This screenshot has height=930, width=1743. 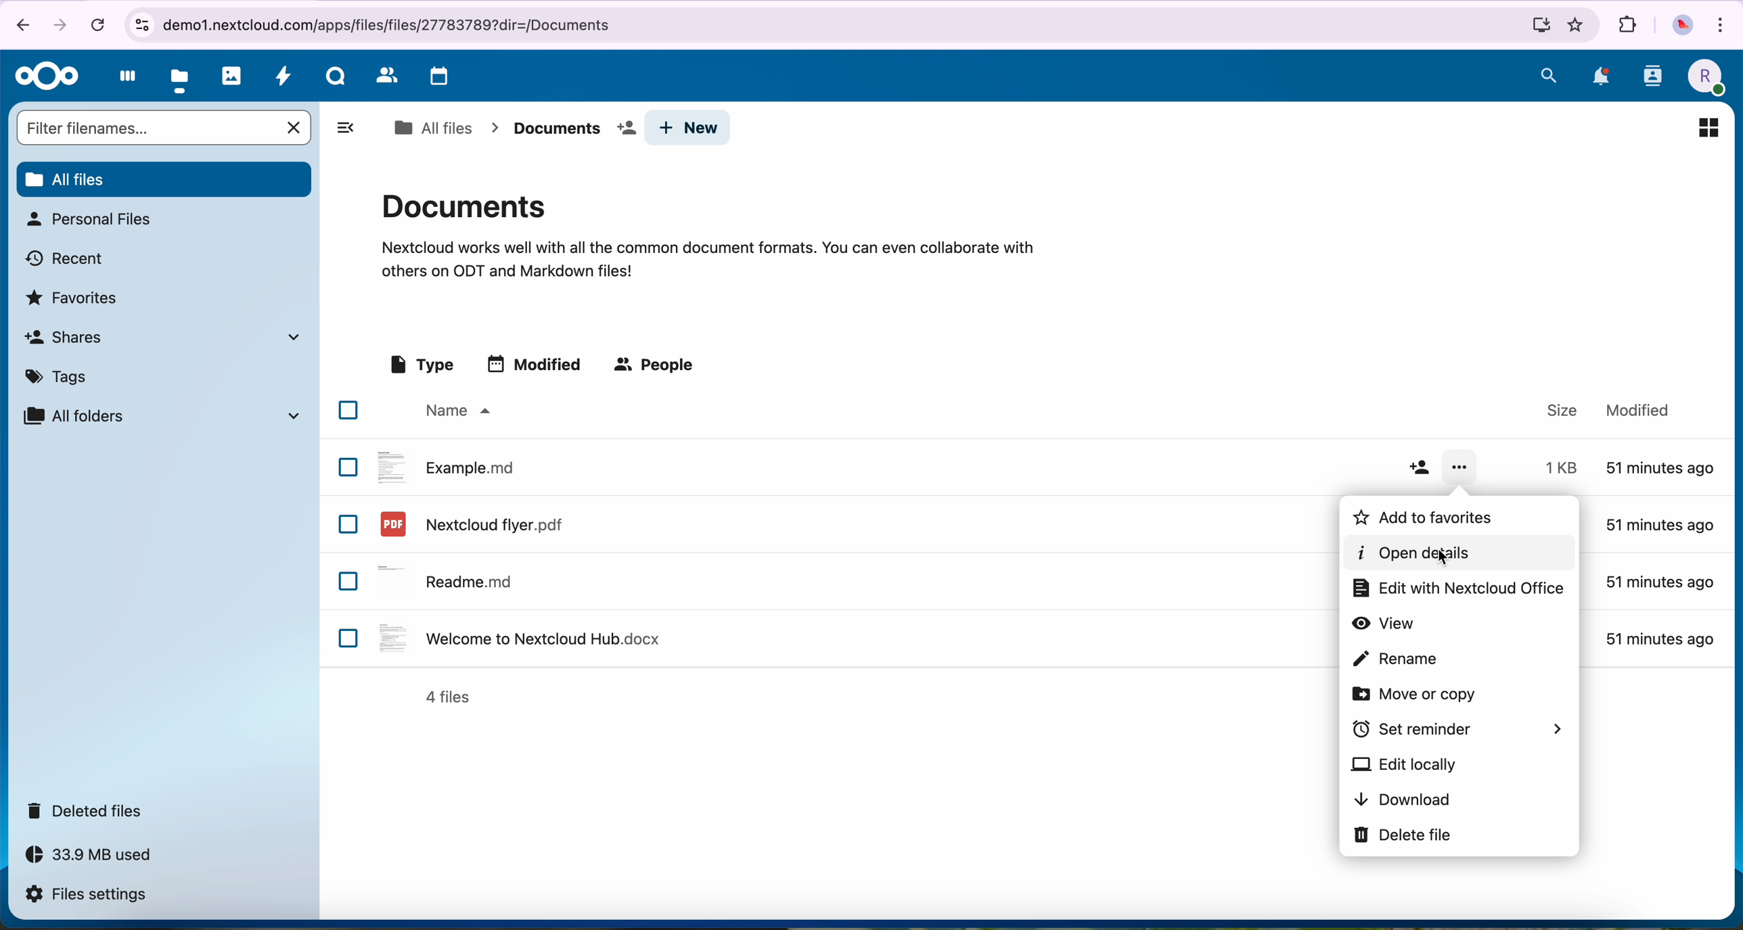 What do you see at coordinates (63, 23) in the screenshot?
I see `navigate foward` at bounding box center [63, 23].